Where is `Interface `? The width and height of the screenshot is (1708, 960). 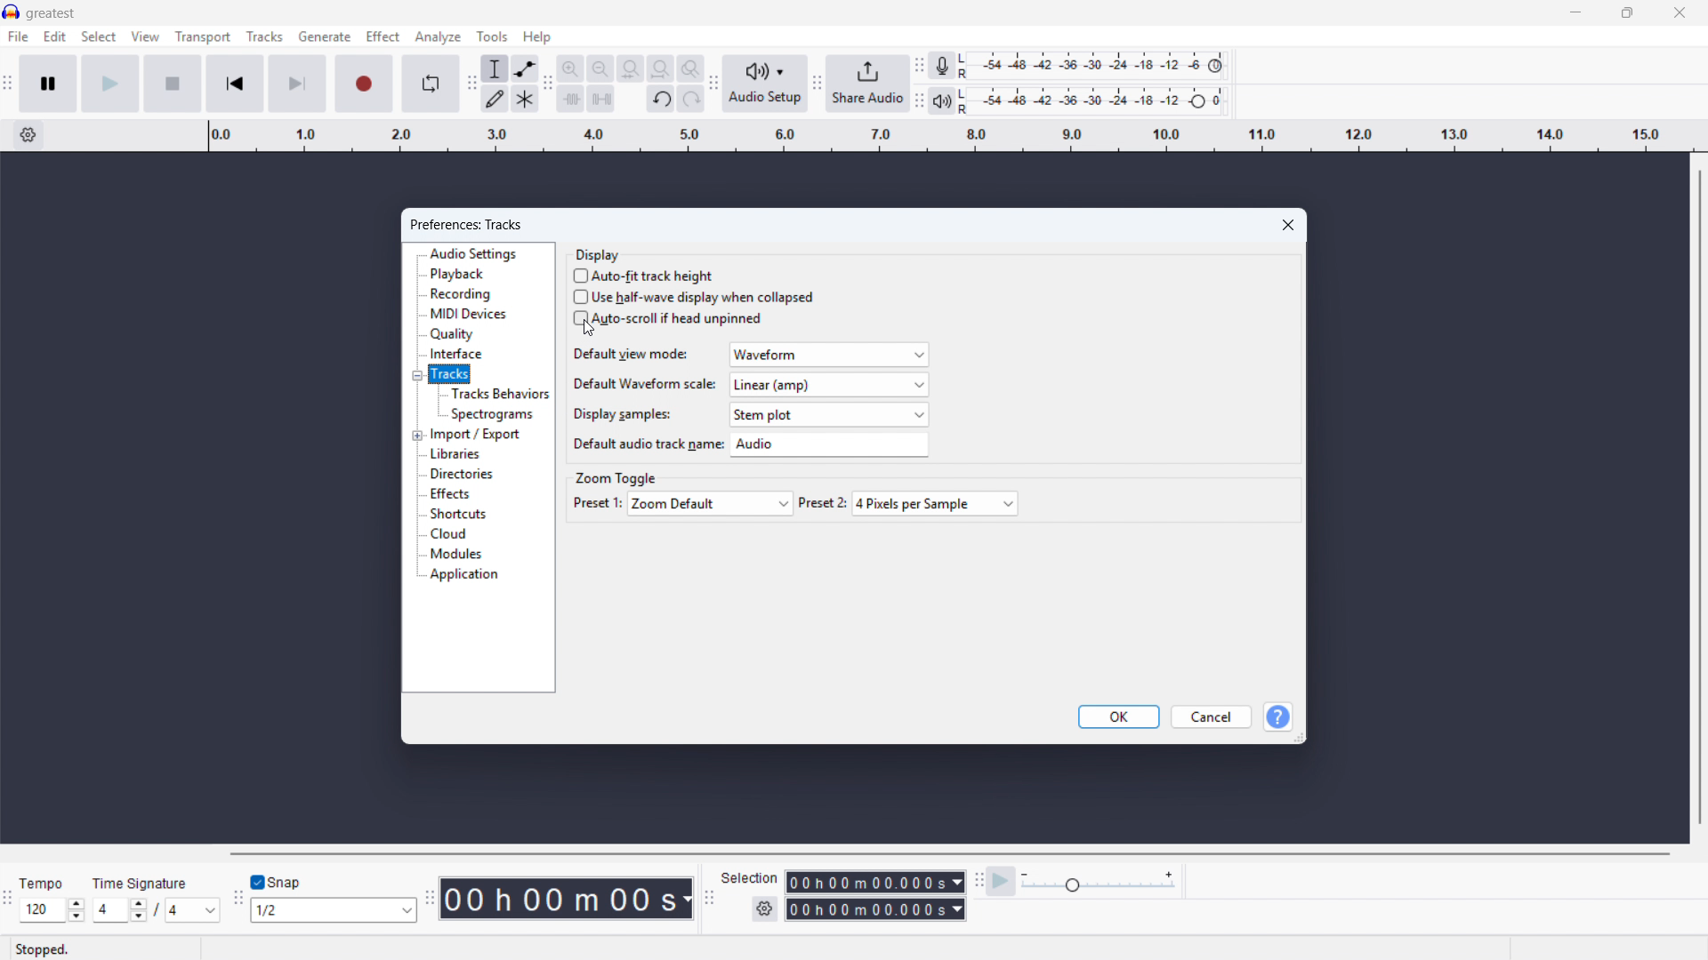
Interface  is located at coordinates (457, 354).